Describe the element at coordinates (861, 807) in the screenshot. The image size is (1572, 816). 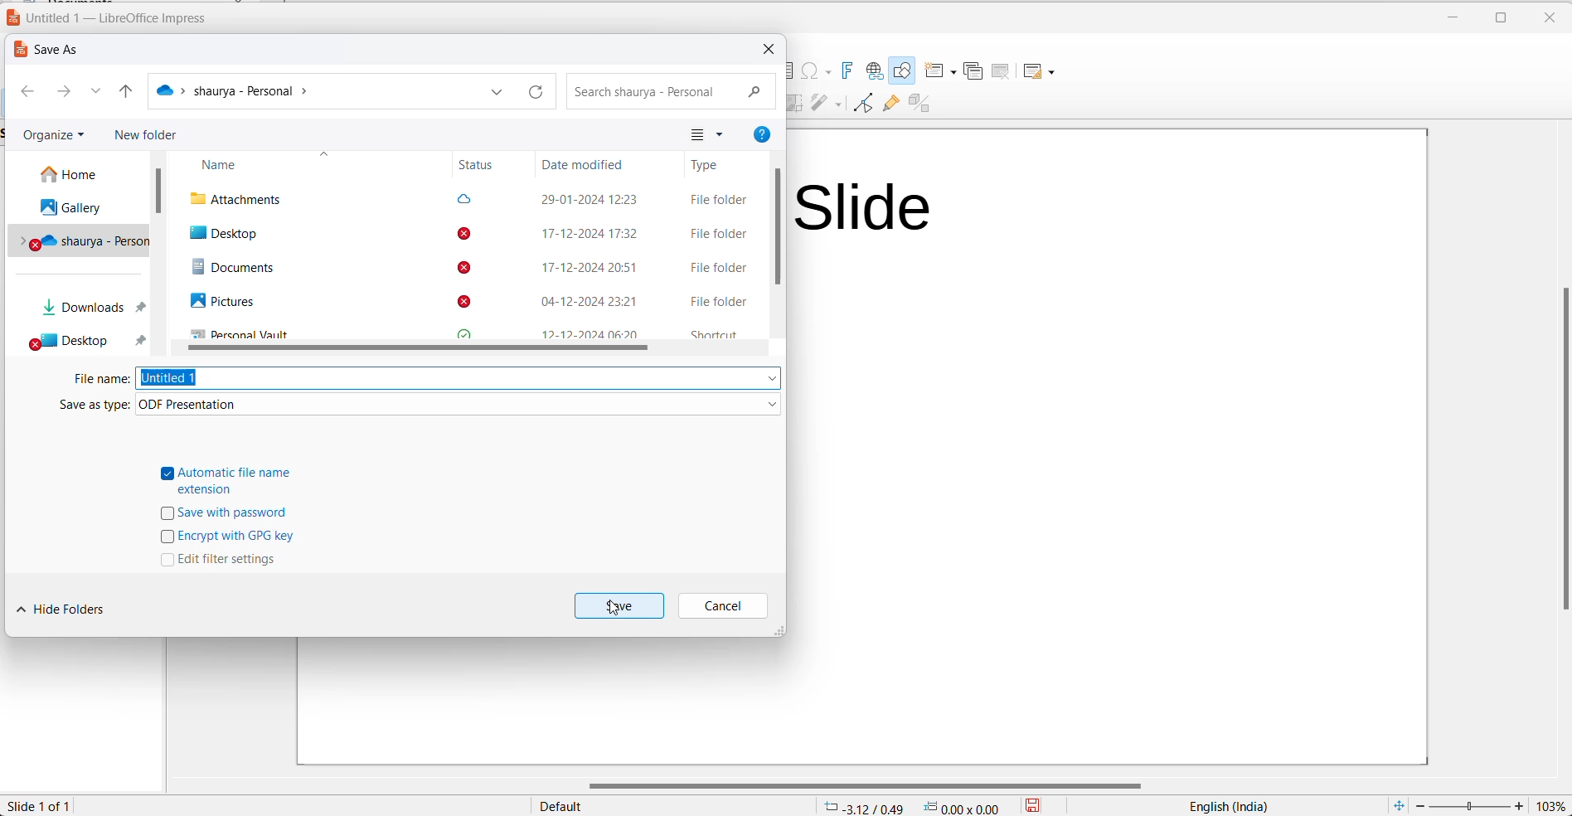
I see `cursor location: -1.312 7/049` at that location.